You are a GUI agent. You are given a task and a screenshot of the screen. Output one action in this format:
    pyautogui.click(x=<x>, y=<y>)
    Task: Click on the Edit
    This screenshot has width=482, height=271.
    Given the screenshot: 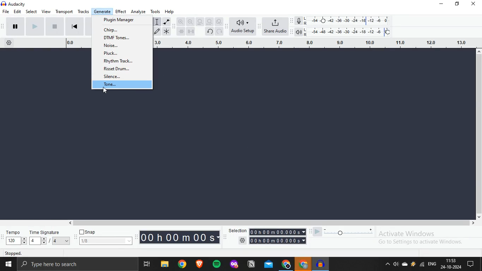 What is the action you would take?
    pyautogui.click(x=18, y=12)
    